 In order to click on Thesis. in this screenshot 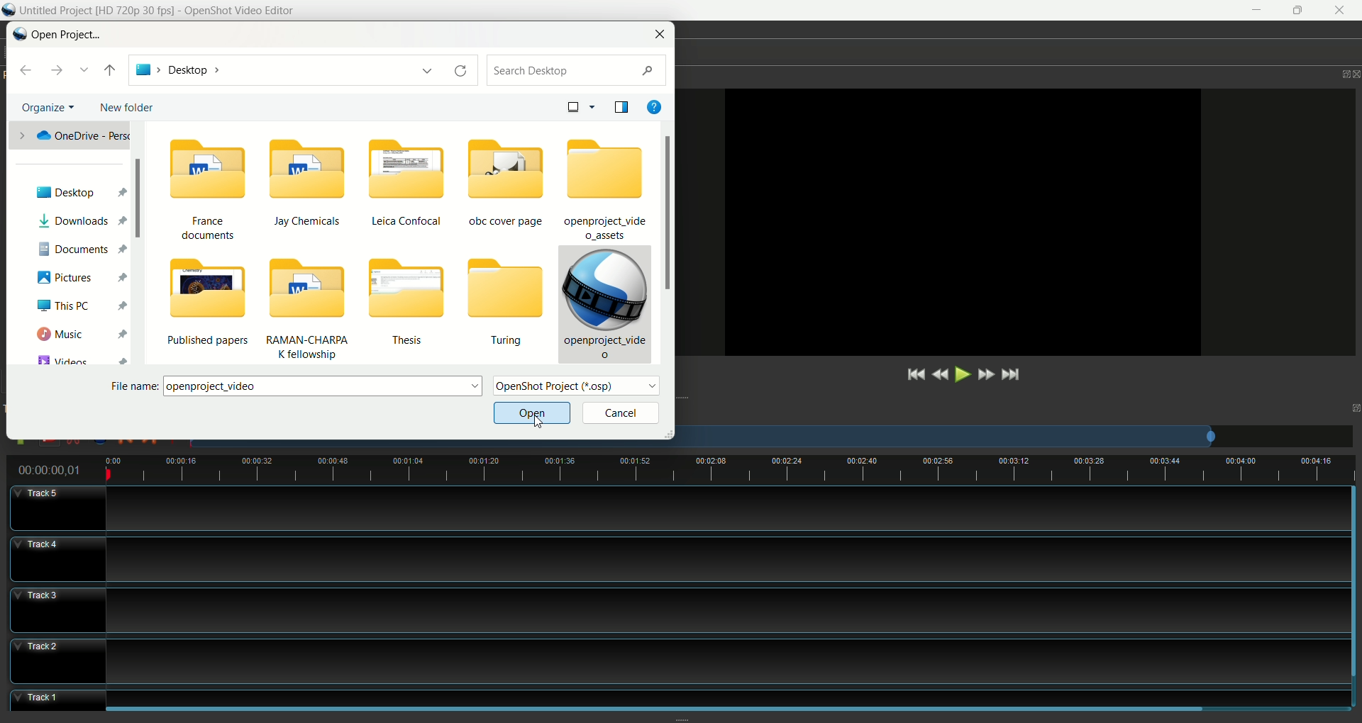, I will do `click(413, 306)`.